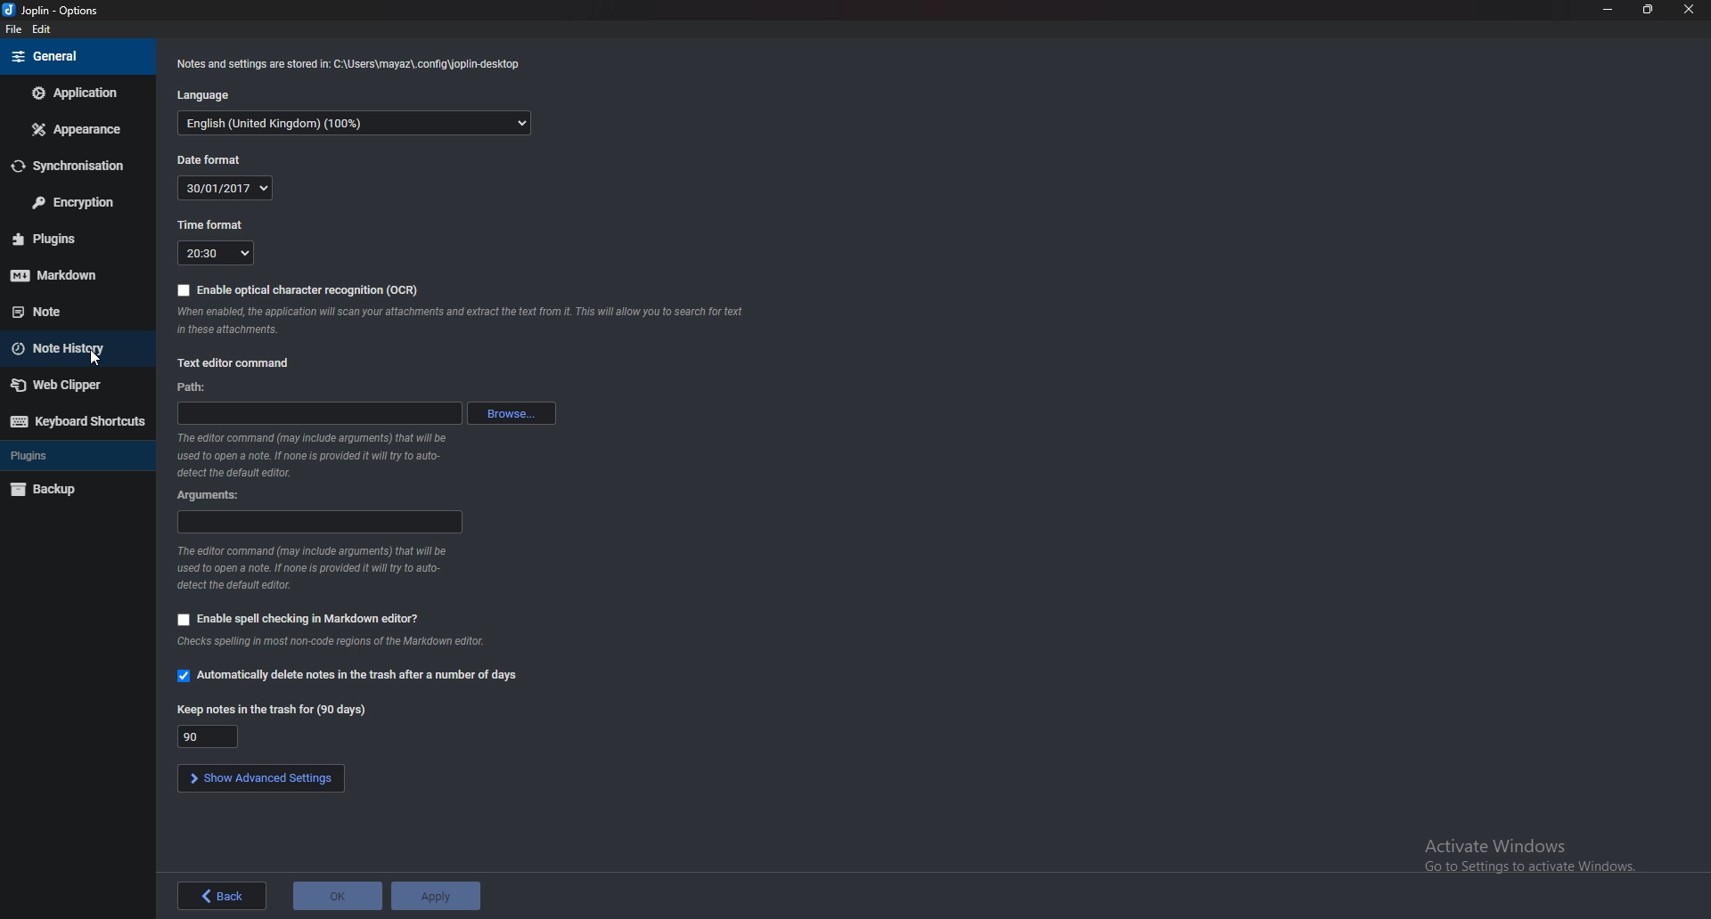 This screenshot has height=919, width=1711. I want to click on Automatically delete notes, so click(361, 677).